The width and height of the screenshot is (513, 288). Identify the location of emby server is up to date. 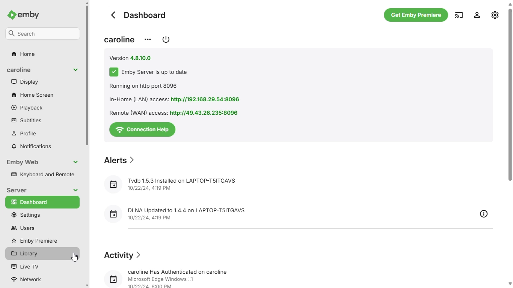
(155, 72).